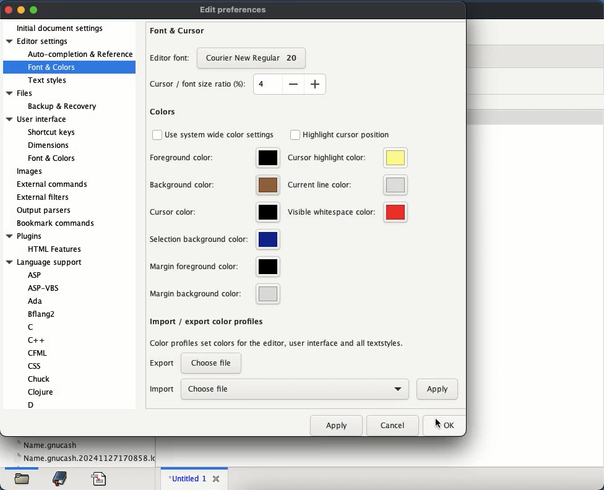  Describe the element at coordinates (40, 392) in the screenshot. I see `Clojure` at that location.